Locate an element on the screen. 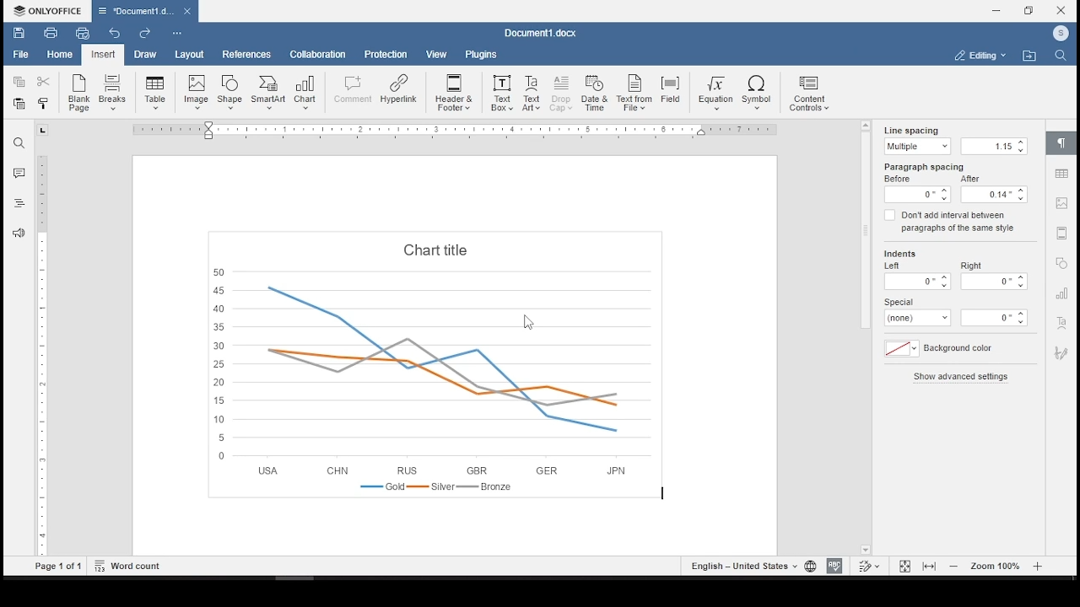 The height and width of the screenshot is (607, 1080). feedback & support is located at coordinates (19, 233).